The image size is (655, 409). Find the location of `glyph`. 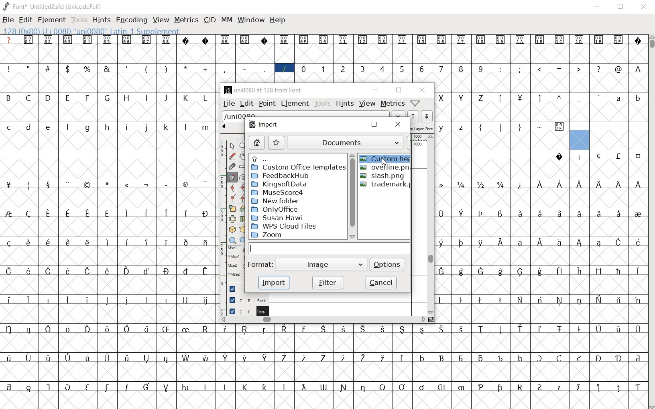

glyph is located at coordinates (205, 41).